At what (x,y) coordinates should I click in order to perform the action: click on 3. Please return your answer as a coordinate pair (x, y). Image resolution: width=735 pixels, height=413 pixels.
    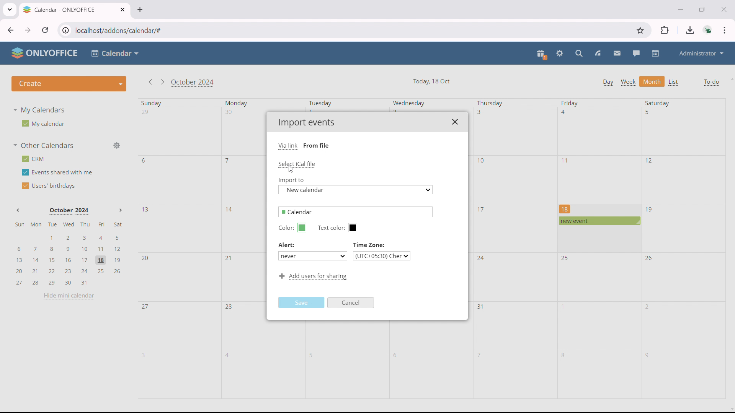
    Looking at the image, I should click on (145, 355).